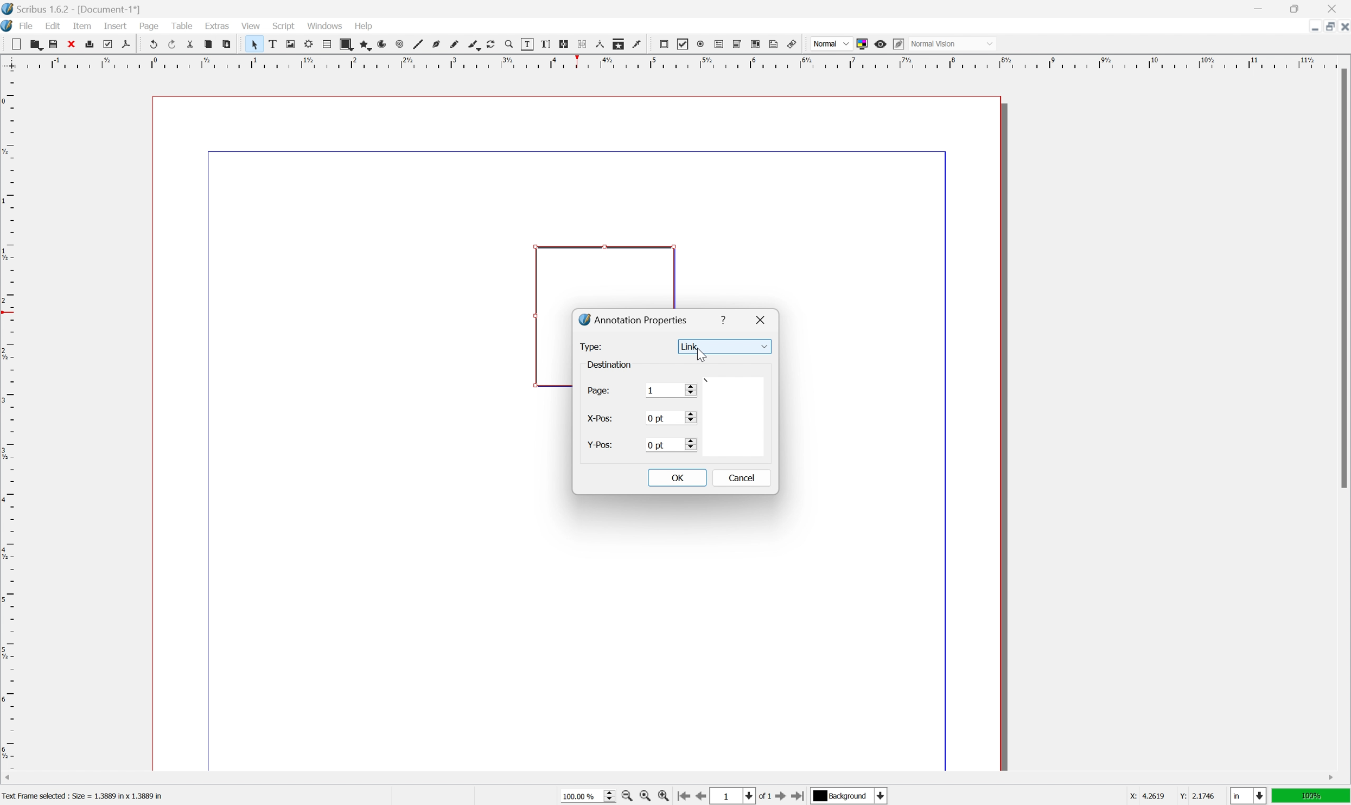 The width and height of the screenshot is (1351, 805). I want to click on zoom to 100%, so click(645, 796).